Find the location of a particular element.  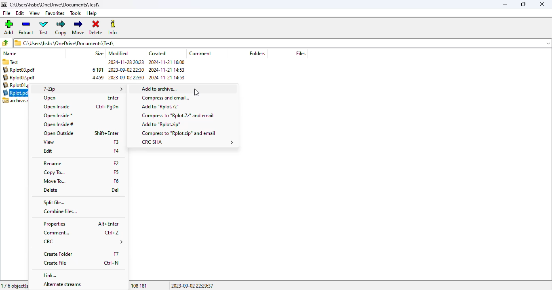

modified date and time is located at coordinates (126, 70).